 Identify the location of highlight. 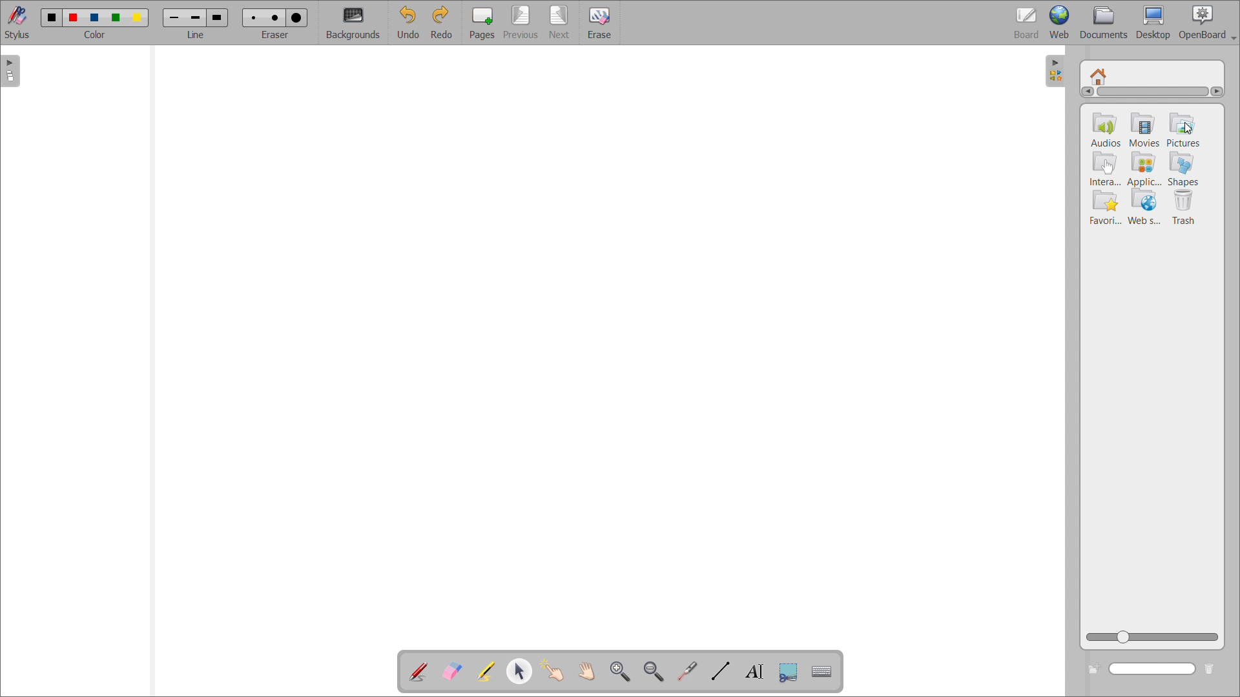
(486, 672).